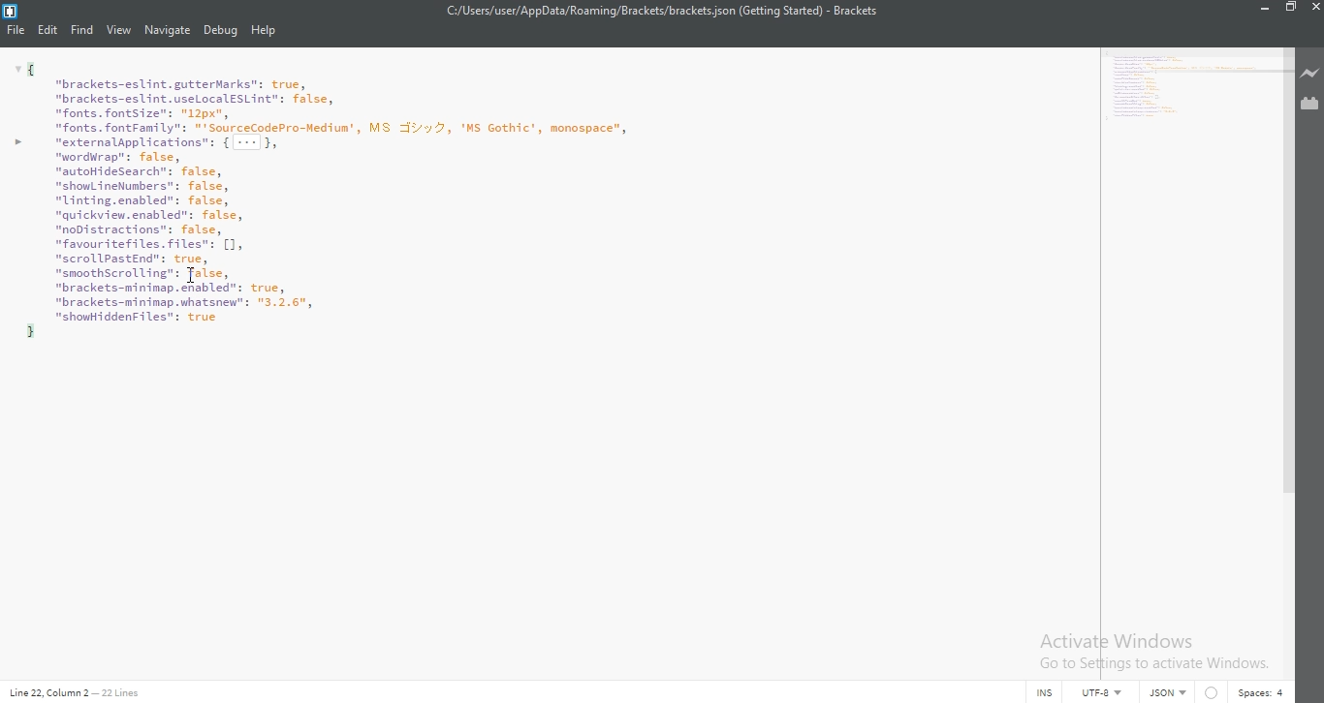  What do you see at coordinates (193, 278) in the screenshot?
I see `insertion cursor` at bounding box center [193, 278].